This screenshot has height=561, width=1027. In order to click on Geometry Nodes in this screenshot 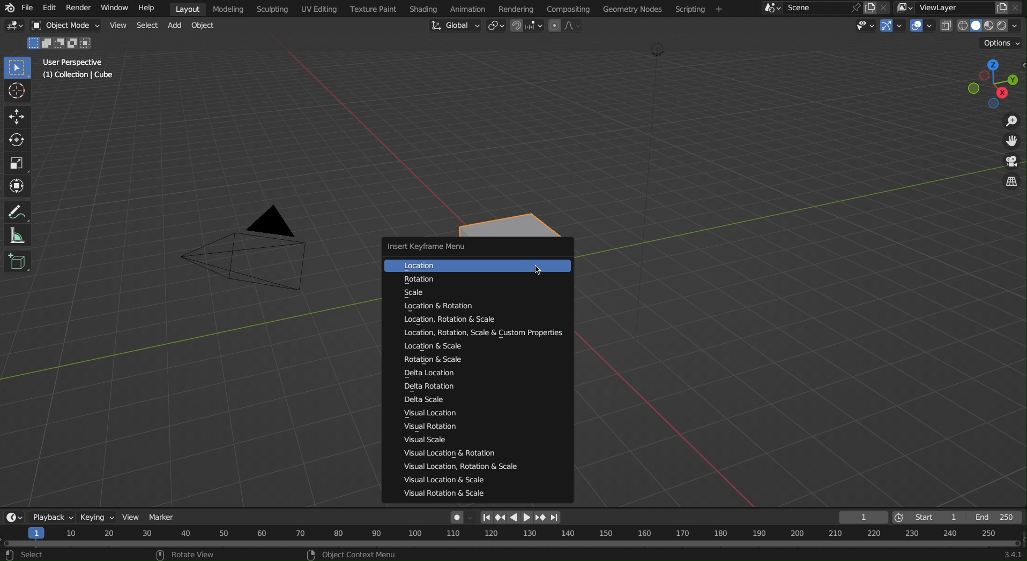, I will do `click(632, 9)`.